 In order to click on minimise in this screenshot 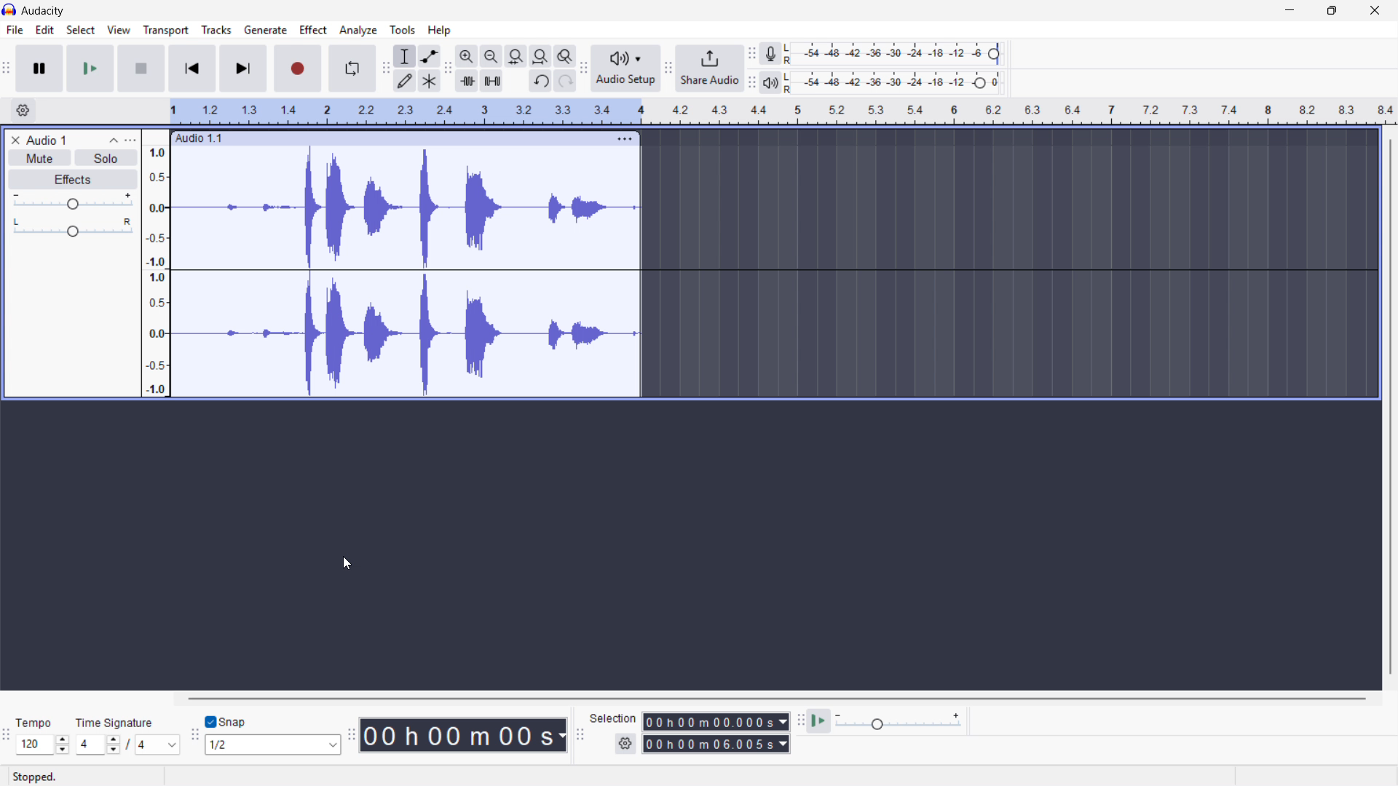, I will do `click(1288, 11)`.